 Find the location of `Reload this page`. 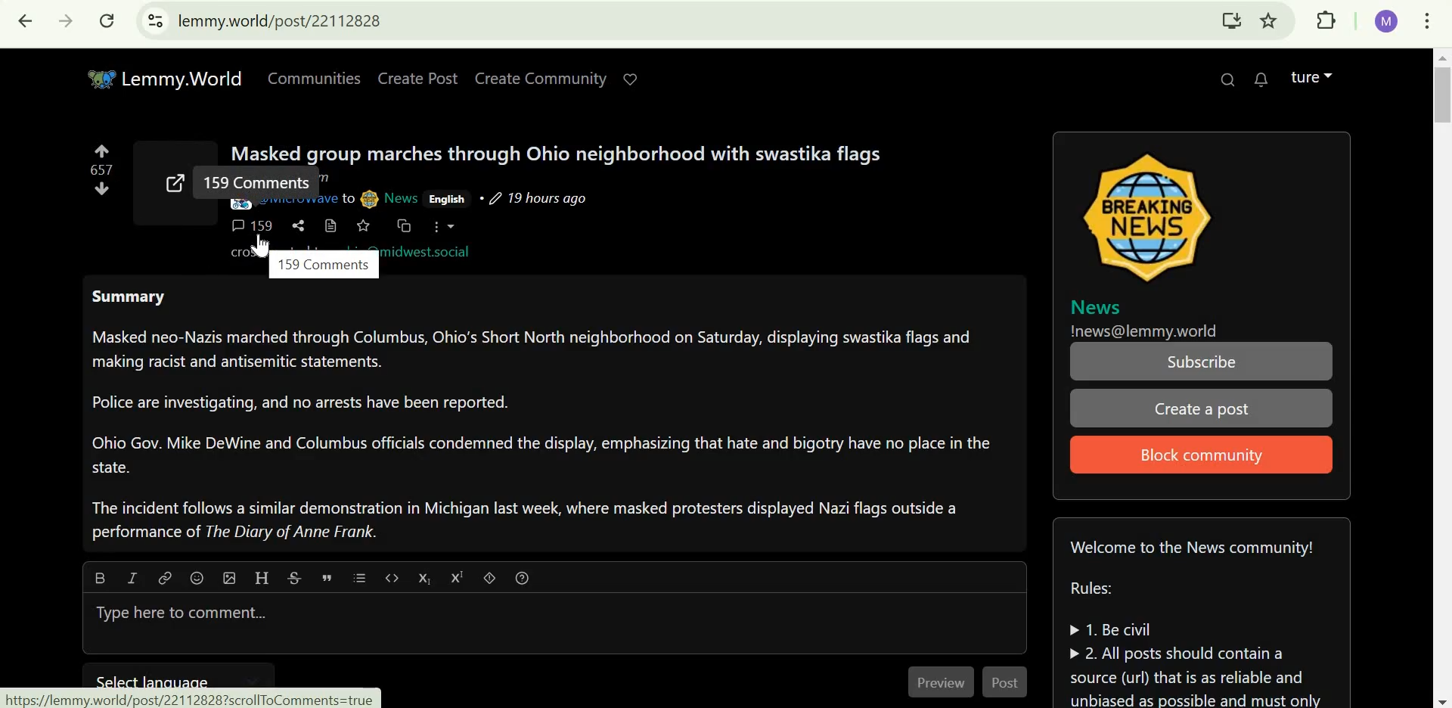

Reload this page is located at coordinates (110, 20).